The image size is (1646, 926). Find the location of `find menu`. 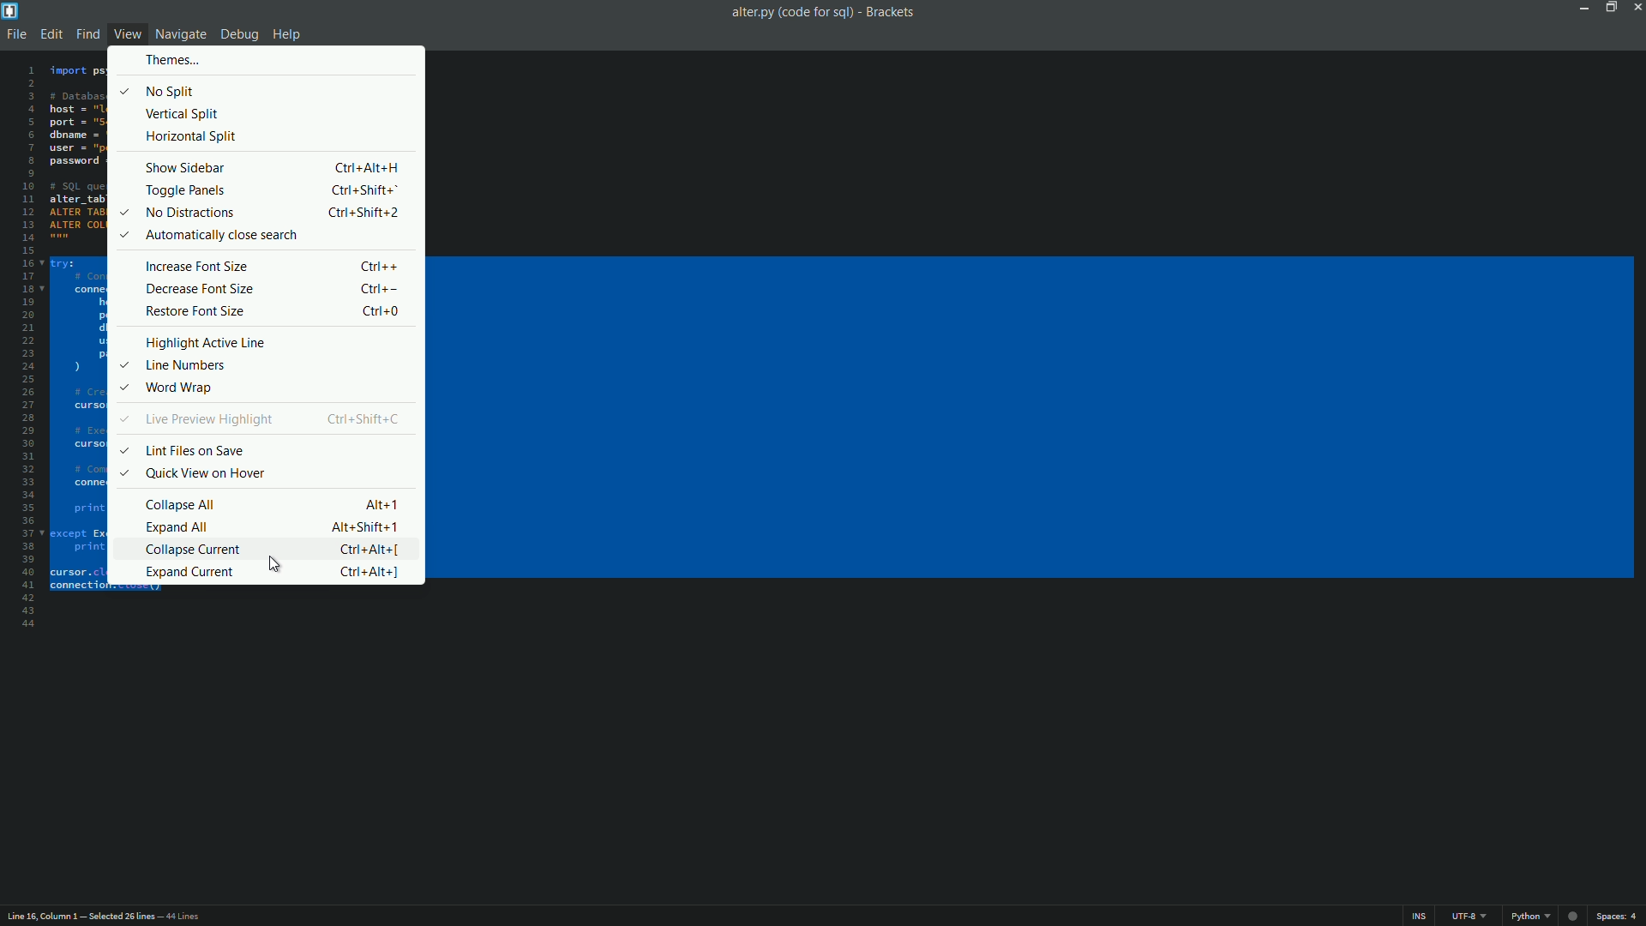

find menu is located at coordinates (87, 34).